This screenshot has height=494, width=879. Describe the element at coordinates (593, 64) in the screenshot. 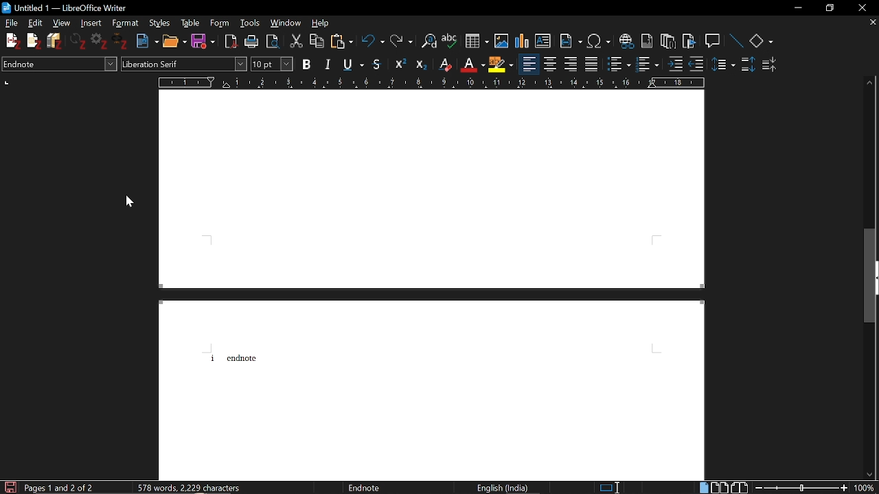

I see `Justified` at that location.